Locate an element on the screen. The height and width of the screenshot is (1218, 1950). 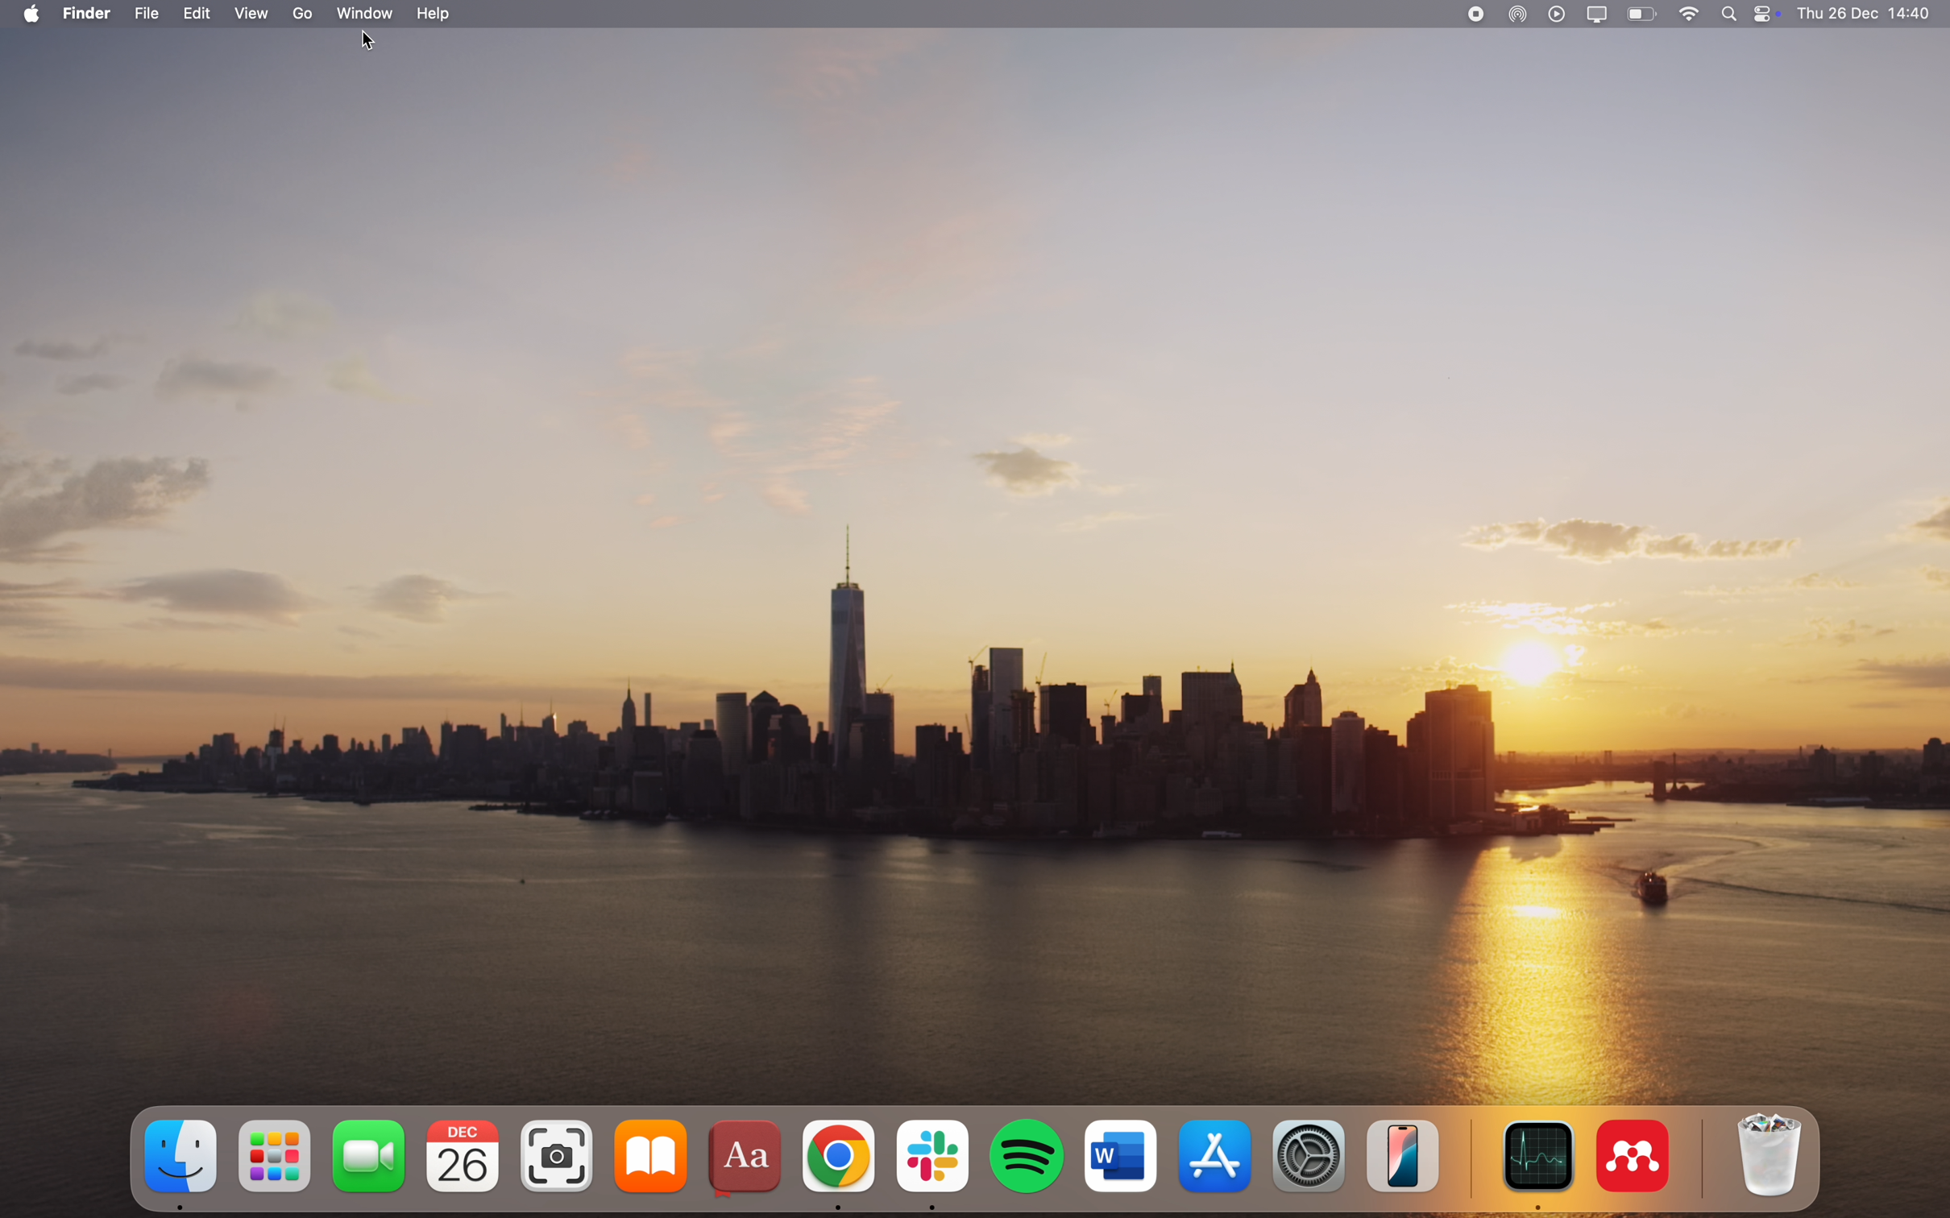
stop recording is located at coordinates (1471, 14).